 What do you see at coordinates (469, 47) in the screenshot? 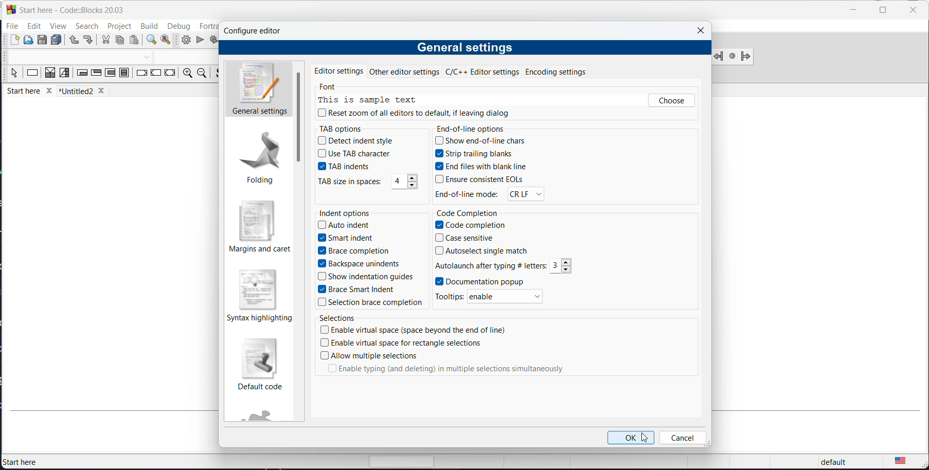
I see `general settings` at bounding box center [469, 47].